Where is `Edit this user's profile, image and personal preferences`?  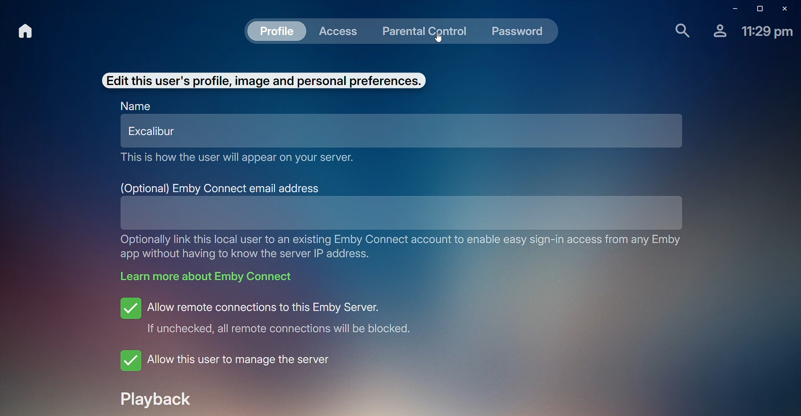 Edit this user's profile, image and personal preferences is located at coordinates (262, 80).